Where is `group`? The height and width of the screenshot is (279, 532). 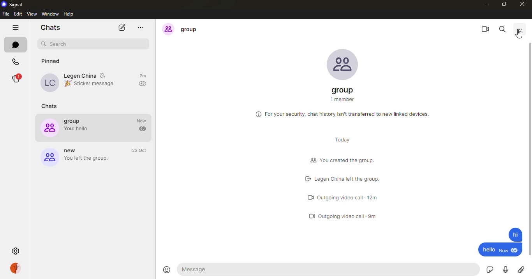 group is located at coordinates (344, 90).